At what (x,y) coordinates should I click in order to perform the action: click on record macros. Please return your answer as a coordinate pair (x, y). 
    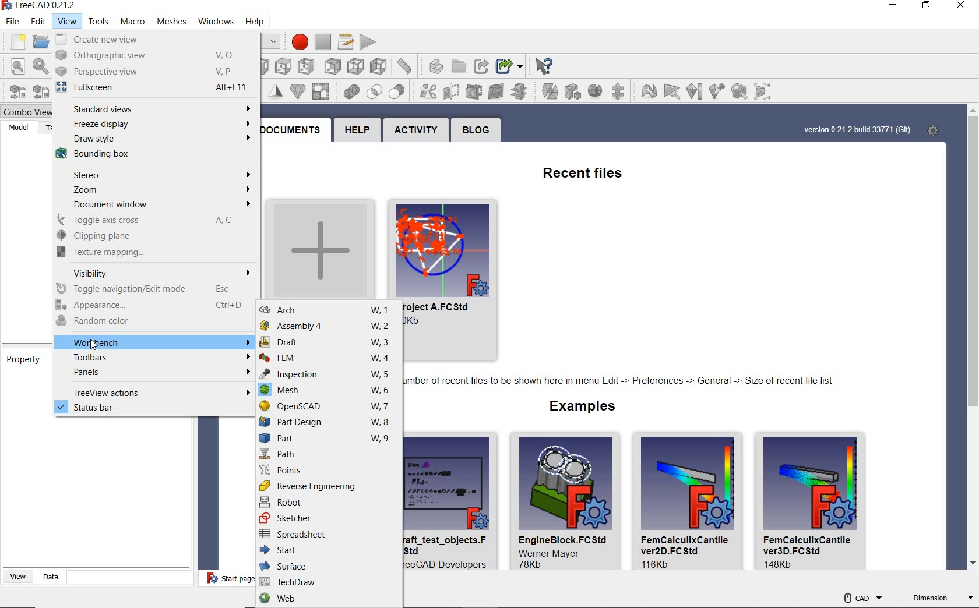
    Looking at the image, I should click on (299, 39).